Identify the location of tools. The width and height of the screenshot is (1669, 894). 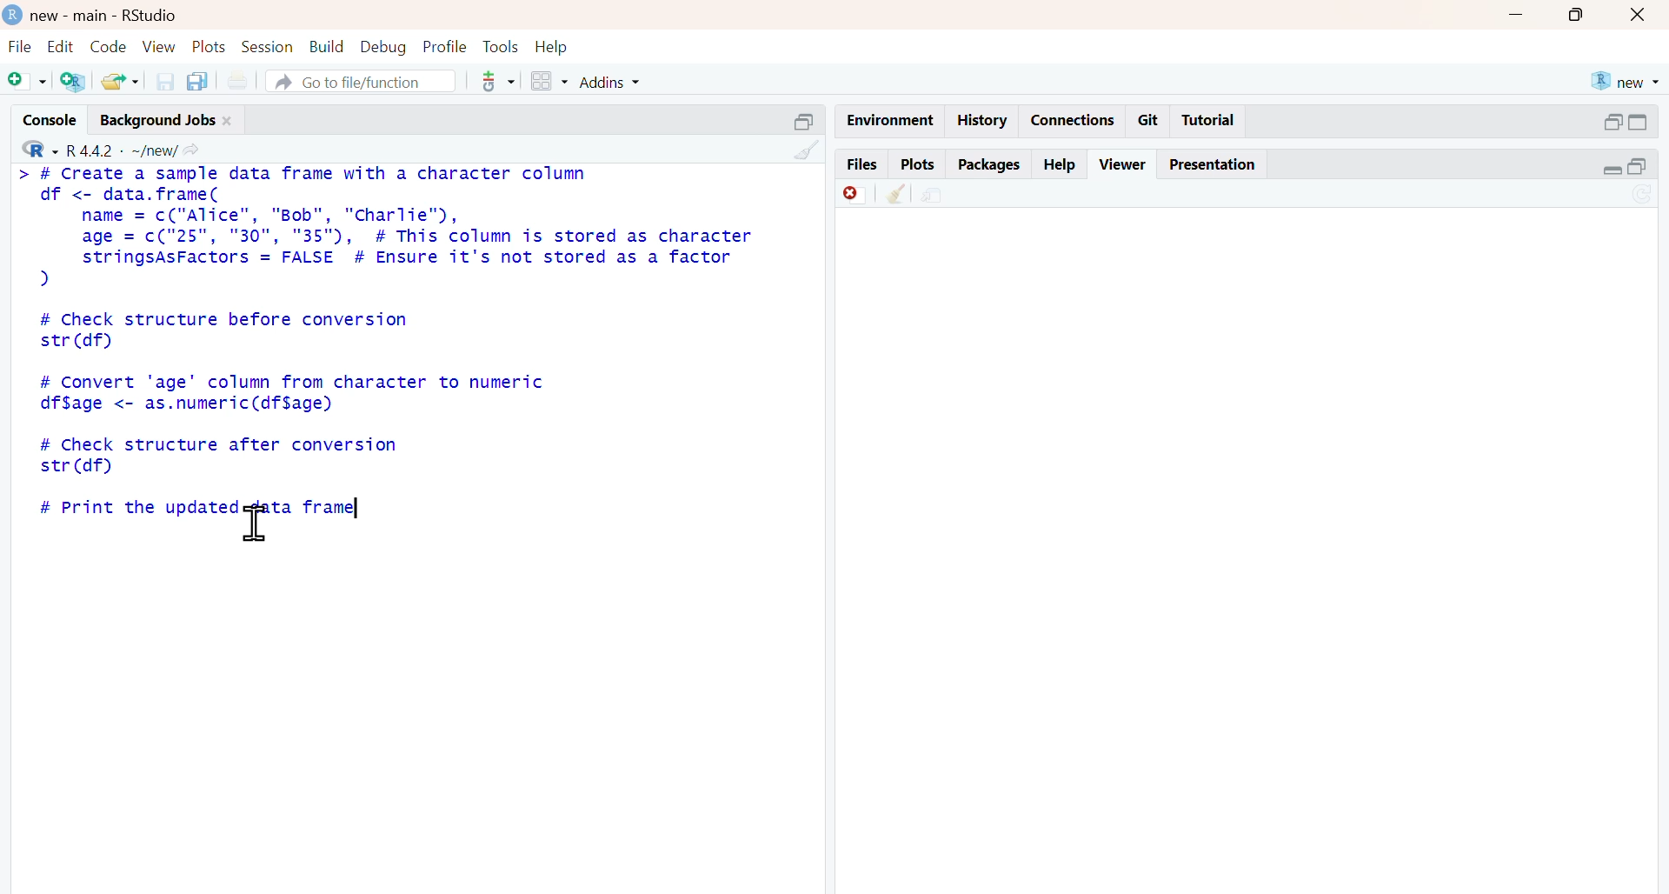
(500, 81).